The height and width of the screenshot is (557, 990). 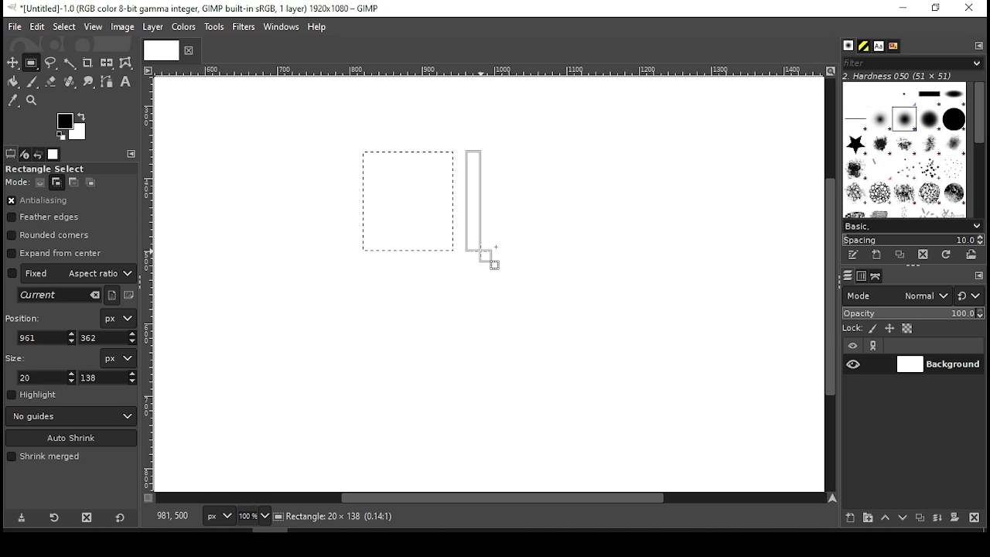 What do you see at coordinates (43, 456) in the screenshot?
I see `shrink merged` at bounding box center [43, 456].